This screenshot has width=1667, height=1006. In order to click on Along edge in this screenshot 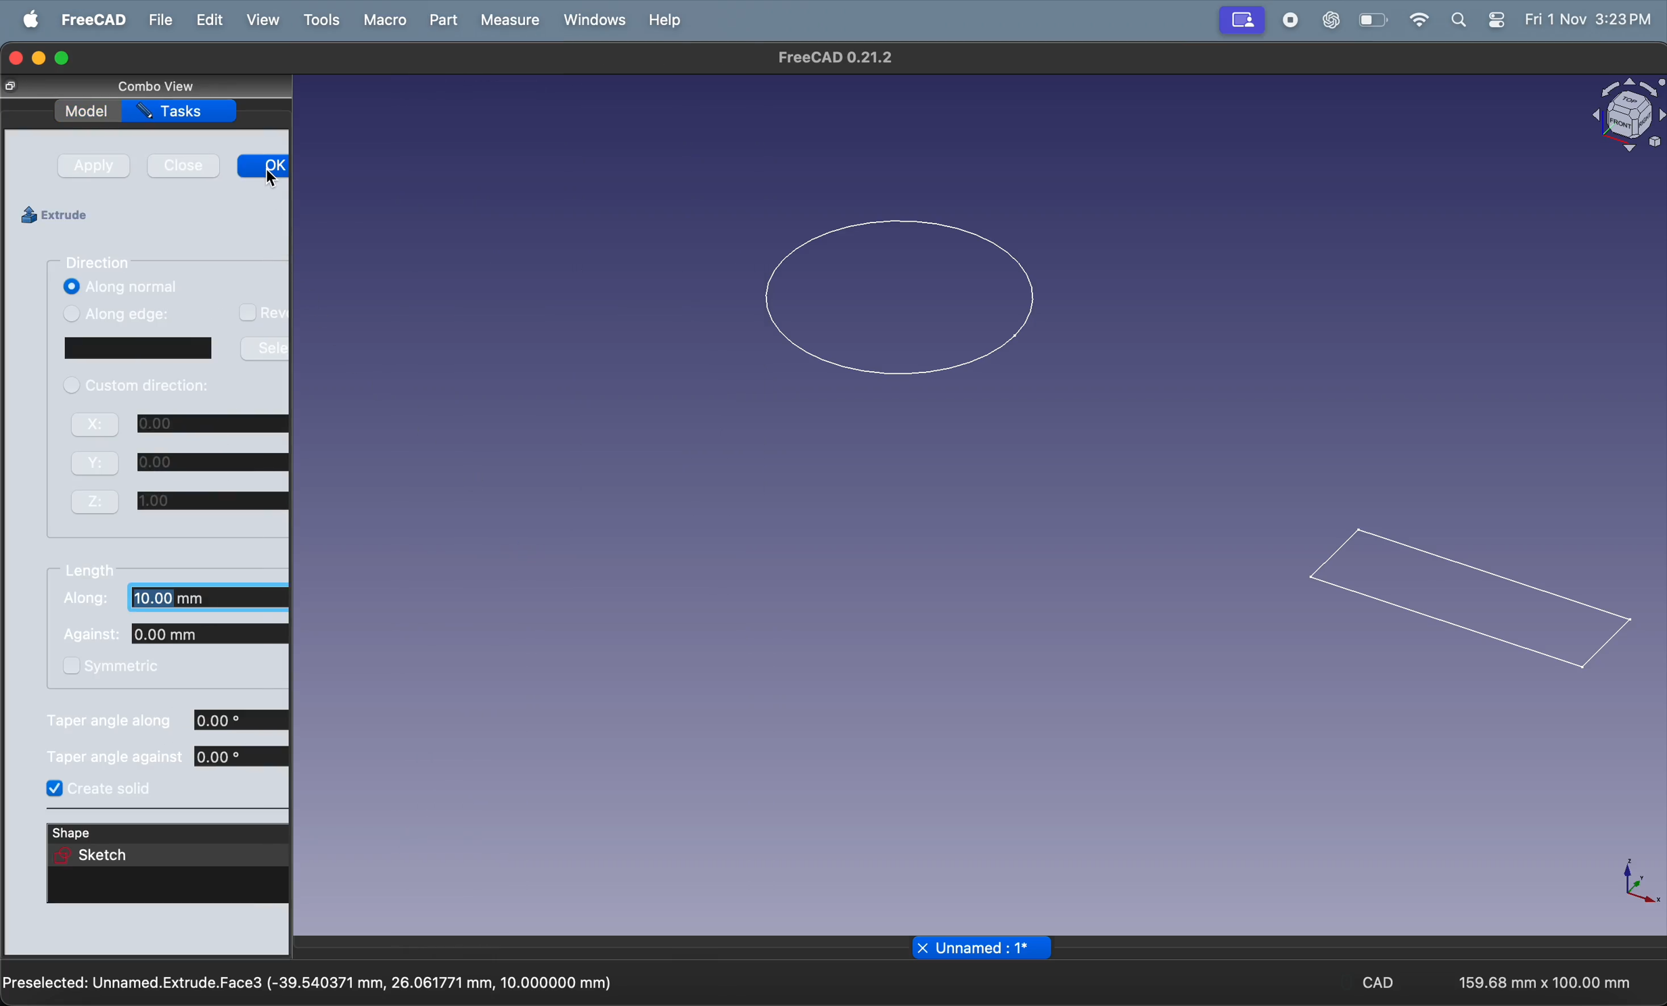, I will do `click(133, 318)`.